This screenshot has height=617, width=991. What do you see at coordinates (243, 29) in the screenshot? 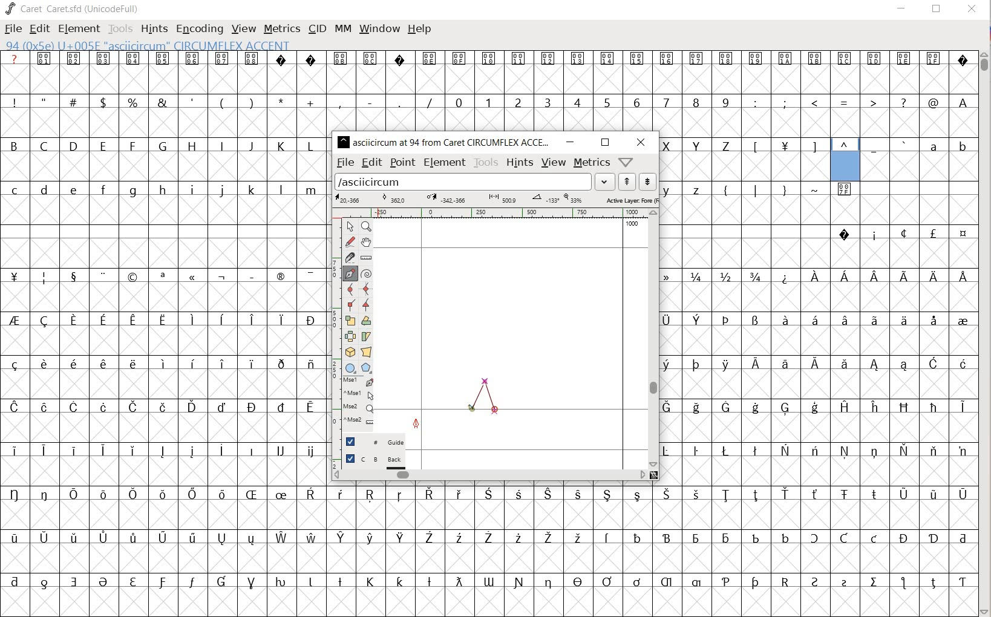
I see `VIEW` at bounding box center [243, 29].